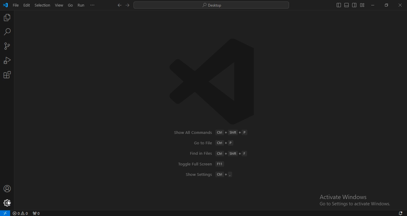  Describe the element at coordinates (209, 175) in the screenshot. I see `text` at that location.